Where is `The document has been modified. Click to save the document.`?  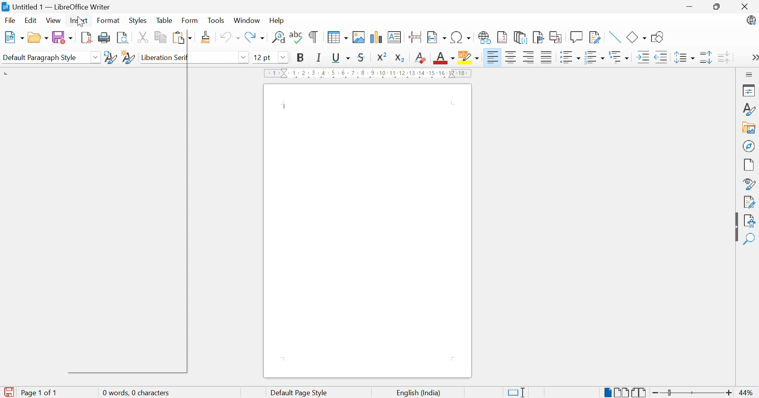
The document has been modified. Click to save the document. is located at coordinates (8, 392).